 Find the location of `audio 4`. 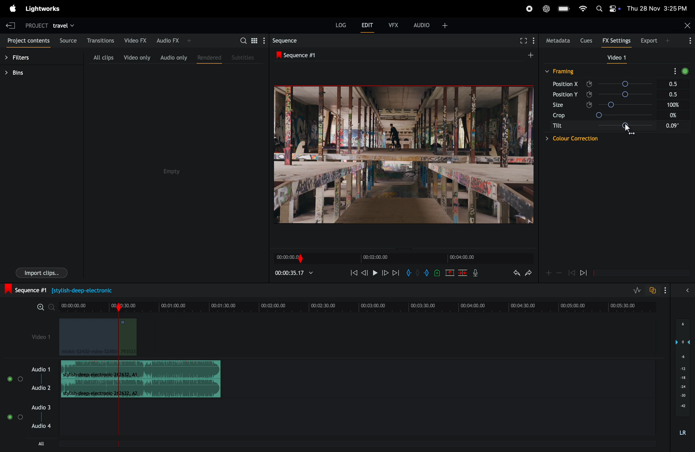

audio 4 is located at coordinates (41, 429).